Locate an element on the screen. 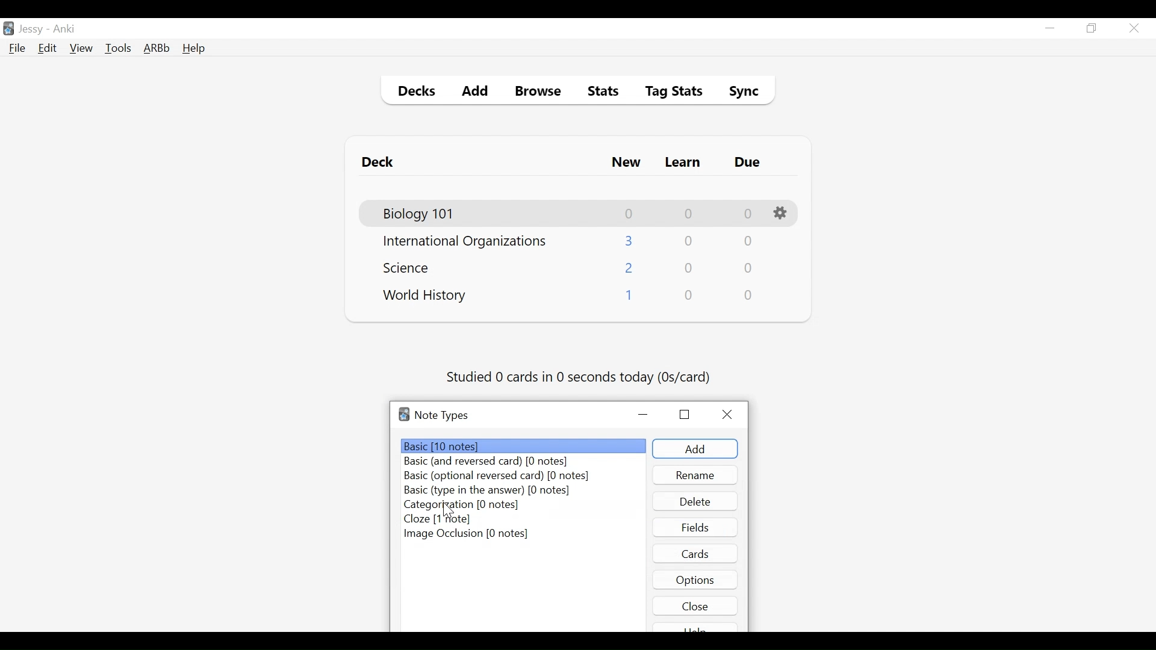 This screenshot has height=650, width=1156. Due Card Count is located at coordinates (749, 269).